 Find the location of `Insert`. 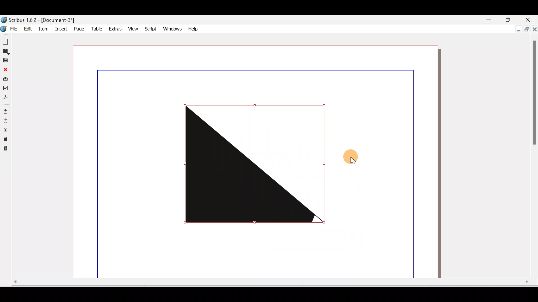

Insert is located at coordinates (61, 30).